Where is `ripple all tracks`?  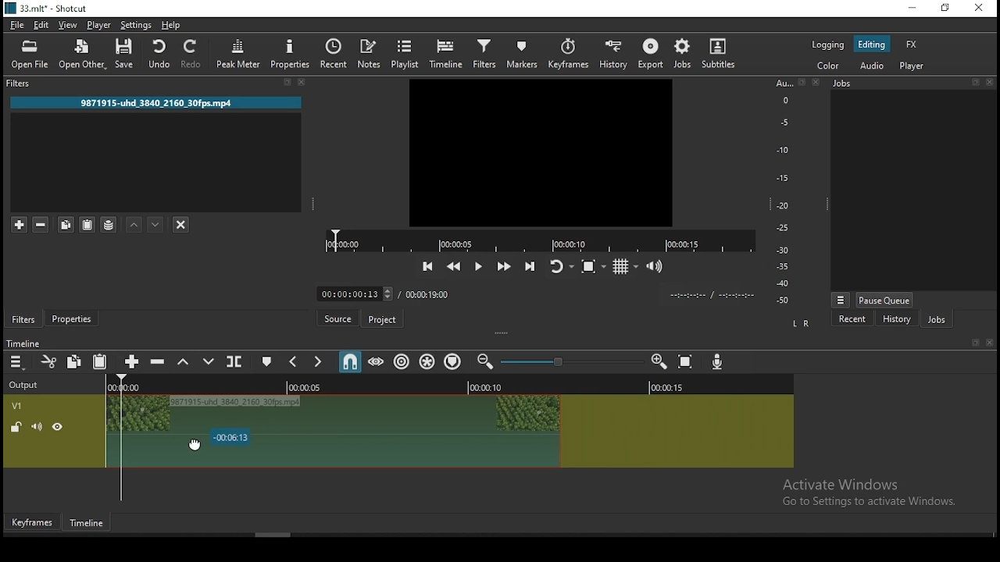 ripple all tracks is located at coordinates (430, 361).